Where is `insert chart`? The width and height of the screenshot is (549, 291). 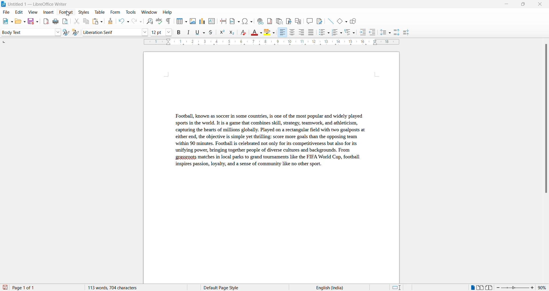
insert chart is located at coordinates (202, 22).